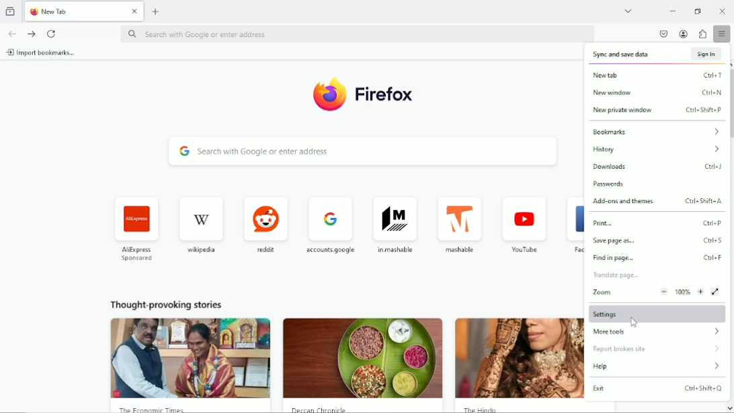  Describe the element at coordinates (659, 258) in the screenshot. I see `find in page` at that location.